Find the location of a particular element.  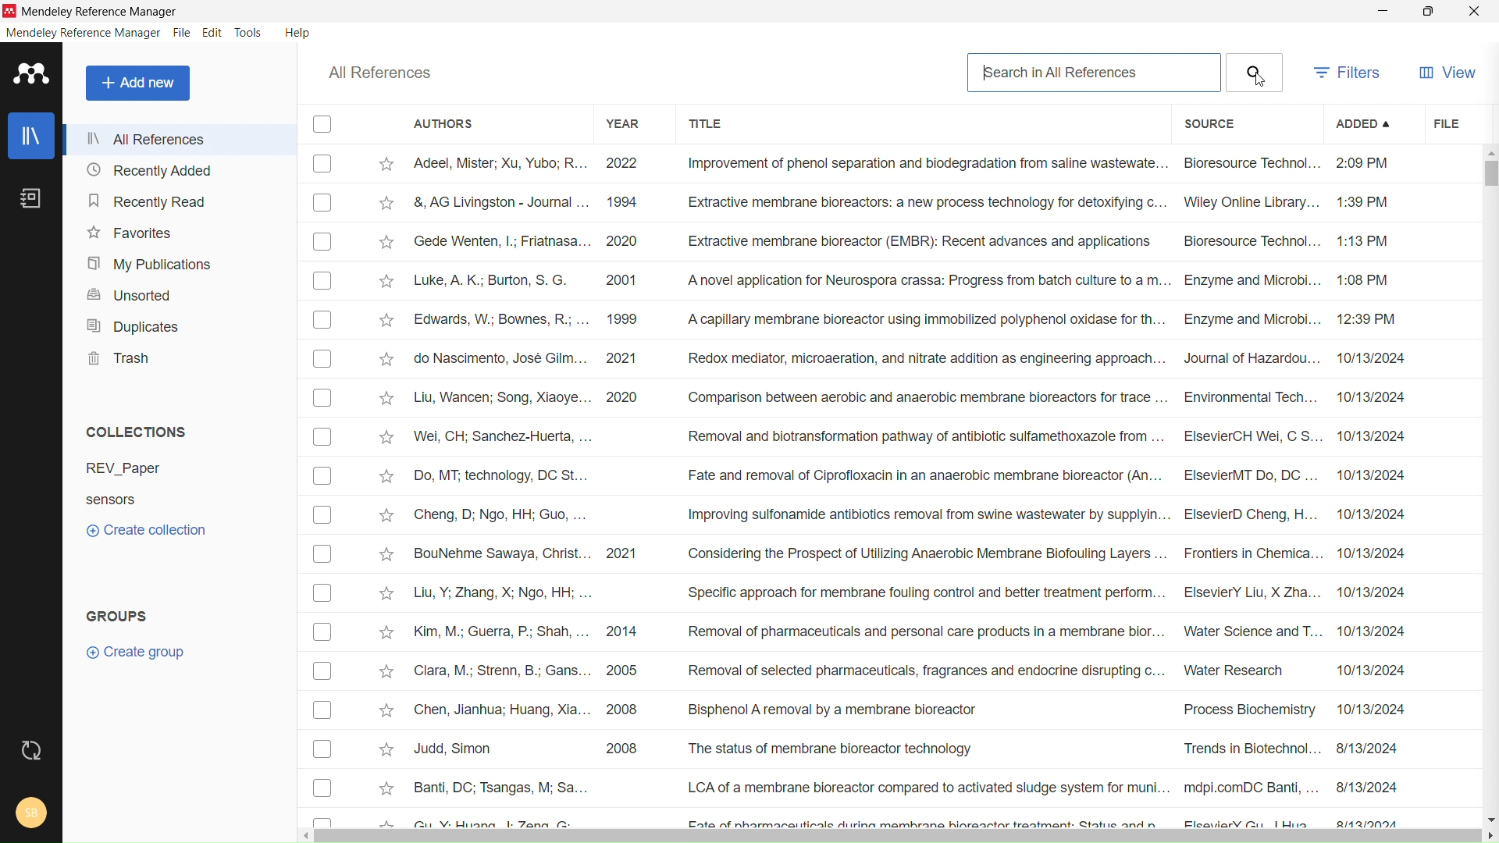

do Nascimento, Jose Giim... 2021 ‘Redox mediator, microaeration, and nitrate aadition as engineering approach... Journal of Hazaraou... 10/13/2024 is located at coordinates (918, 359).